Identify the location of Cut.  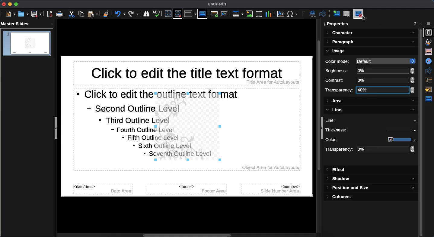
(72, 14).